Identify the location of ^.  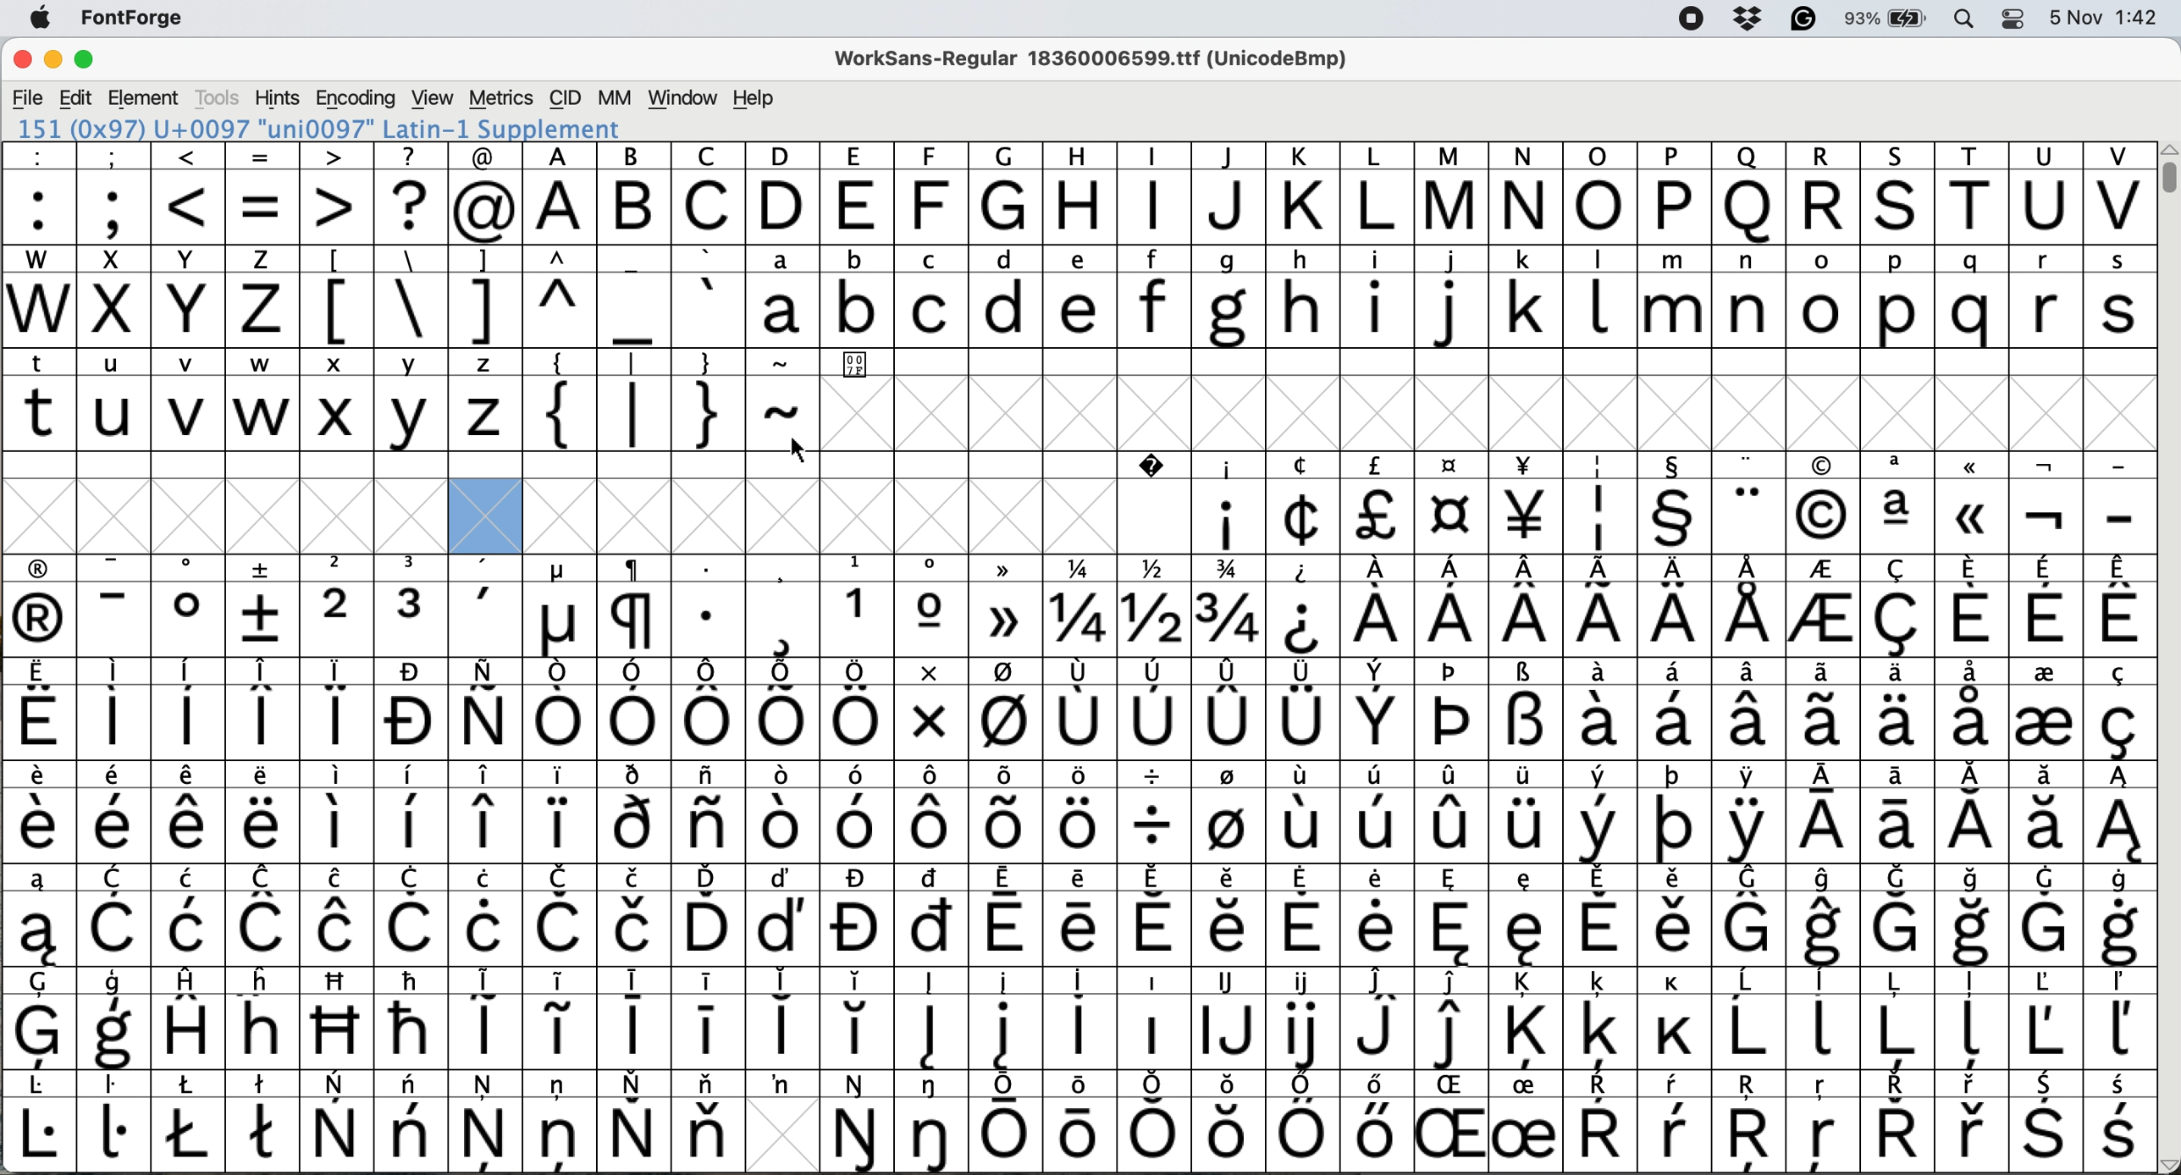
(555, 296).